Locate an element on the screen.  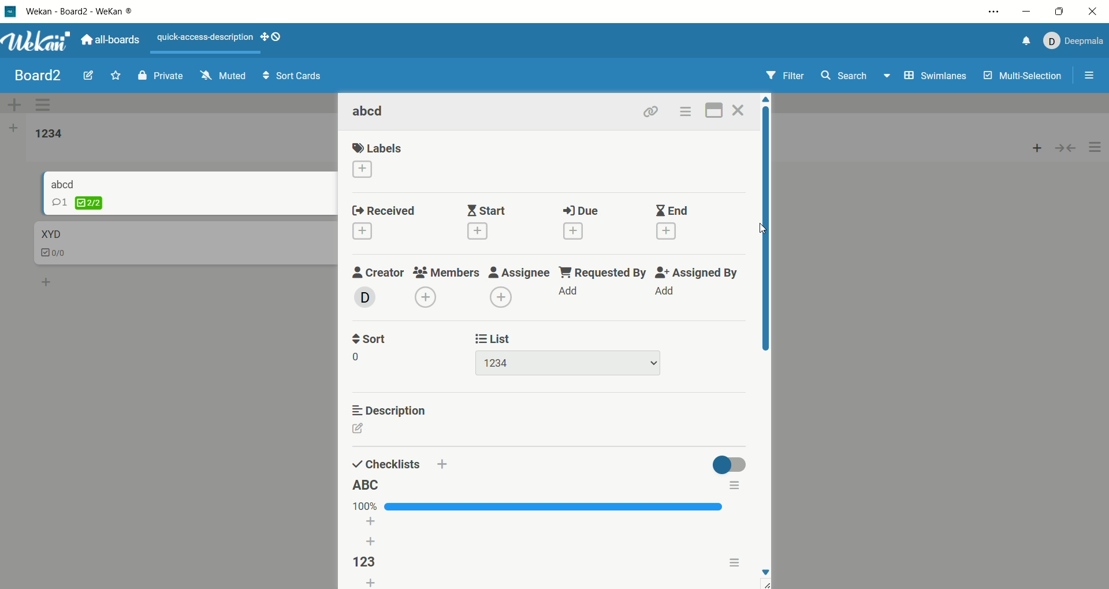
add swimlane is located at coordinates (14, 105).